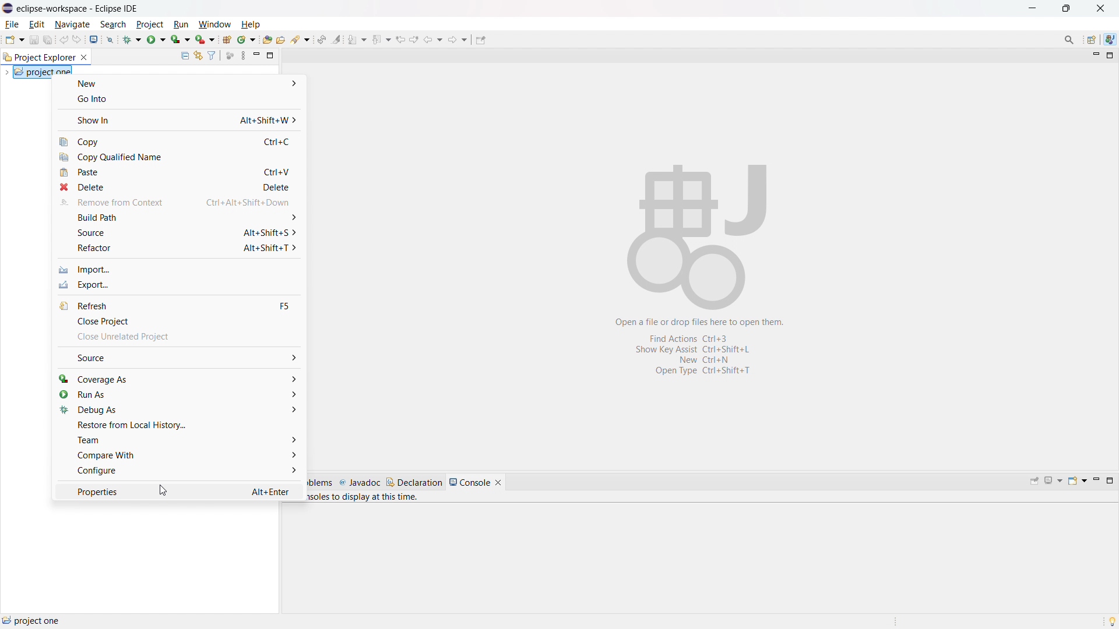 This screenshot has width=1119, height=629. I want to click on run as, so click(177, 394).